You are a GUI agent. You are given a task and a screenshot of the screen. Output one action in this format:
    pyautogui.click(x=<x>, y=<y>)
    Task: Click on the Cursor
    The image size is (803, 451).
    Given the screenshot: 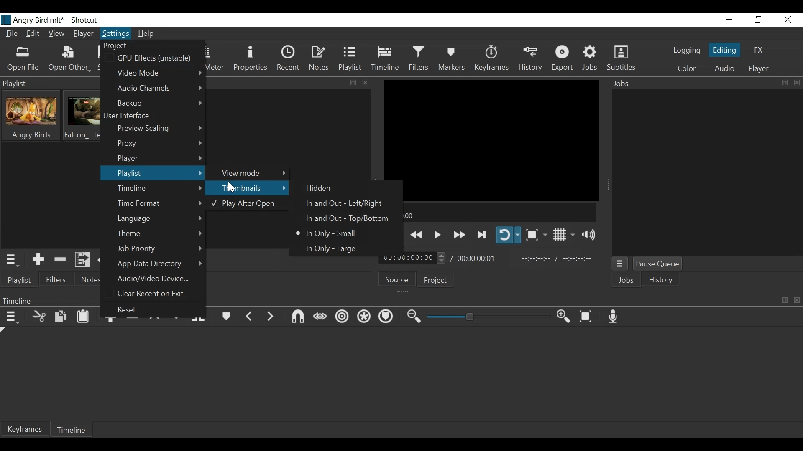 What is the action you would take?
    pyautogui.click(x=233, y=187)
    